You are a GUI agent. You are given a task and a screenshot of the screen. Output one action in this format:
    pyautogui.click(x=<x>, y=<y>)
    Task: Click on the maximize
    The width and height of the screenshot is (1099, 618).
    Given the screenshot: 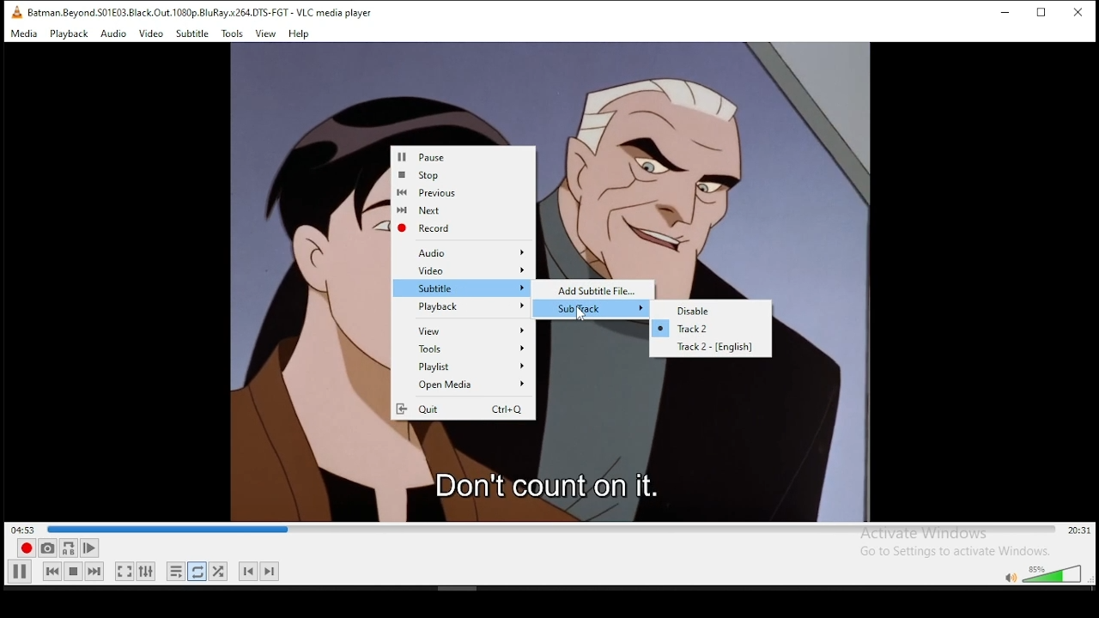 What is the action you would take?
    pyautogui.click(x=1047, y=14)
    